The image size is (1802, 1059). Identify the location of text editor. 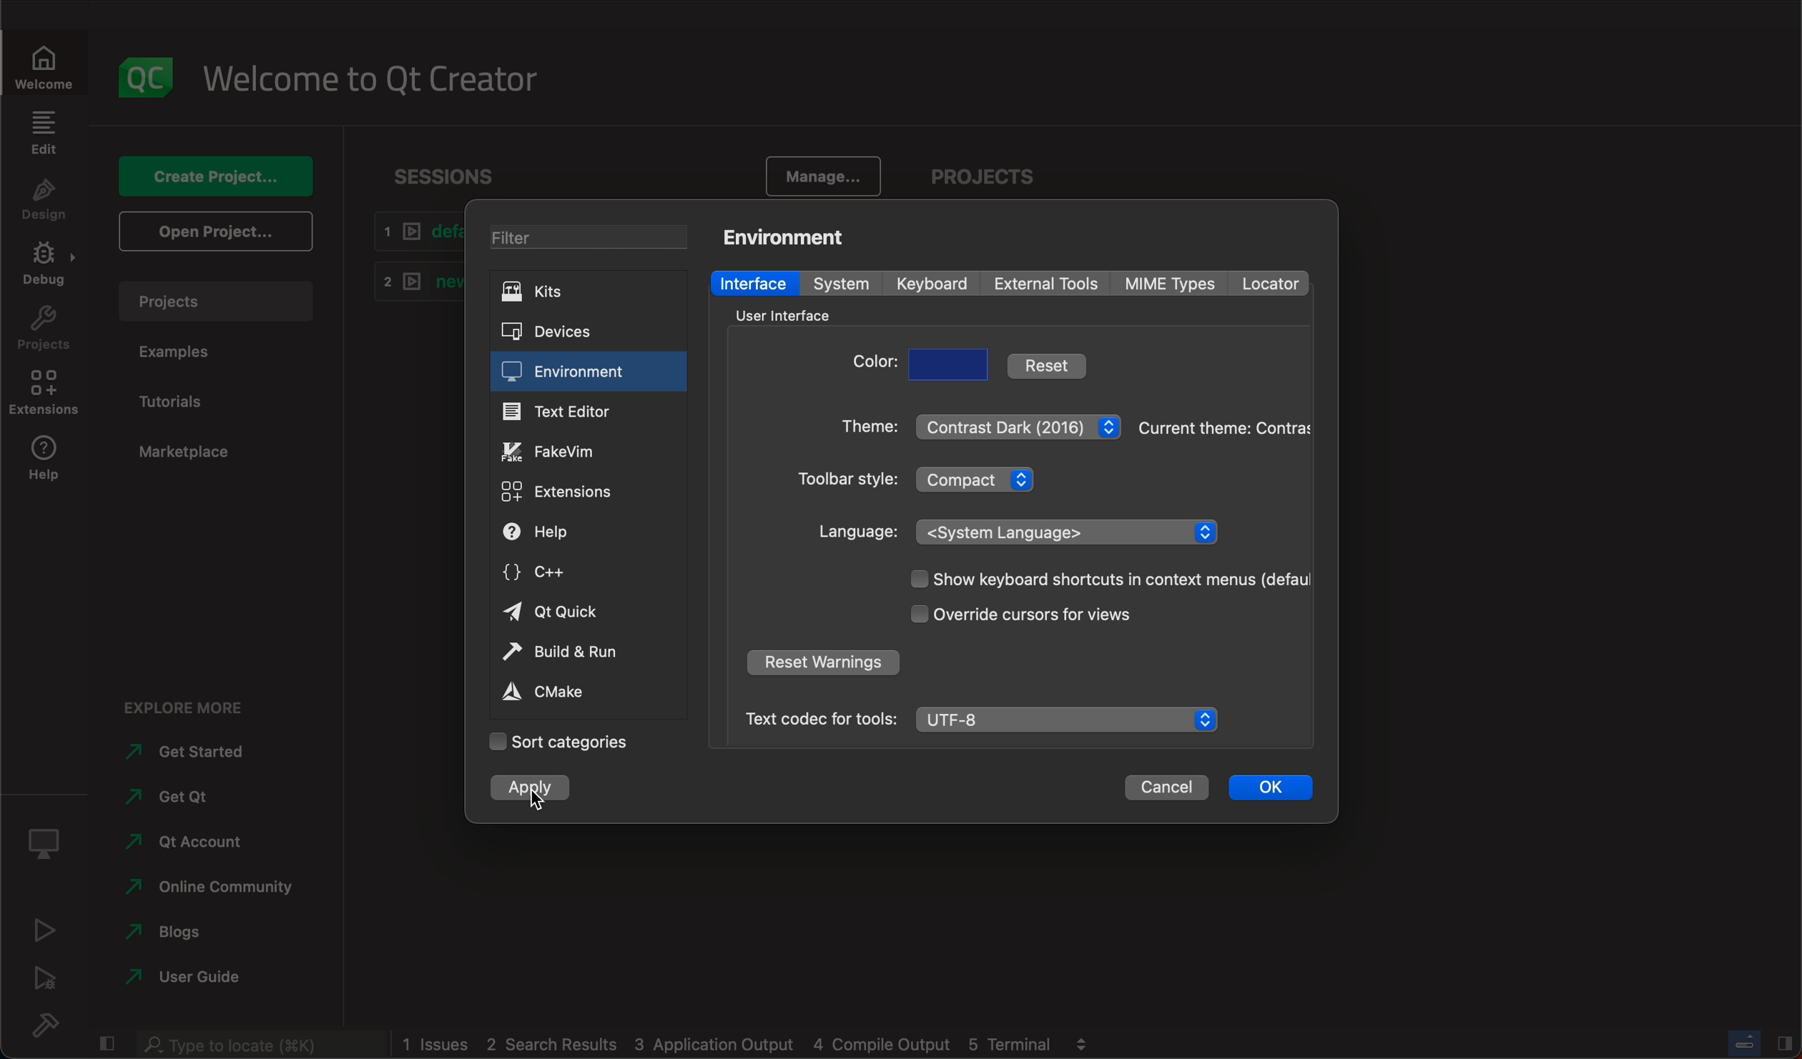
(589, 410).